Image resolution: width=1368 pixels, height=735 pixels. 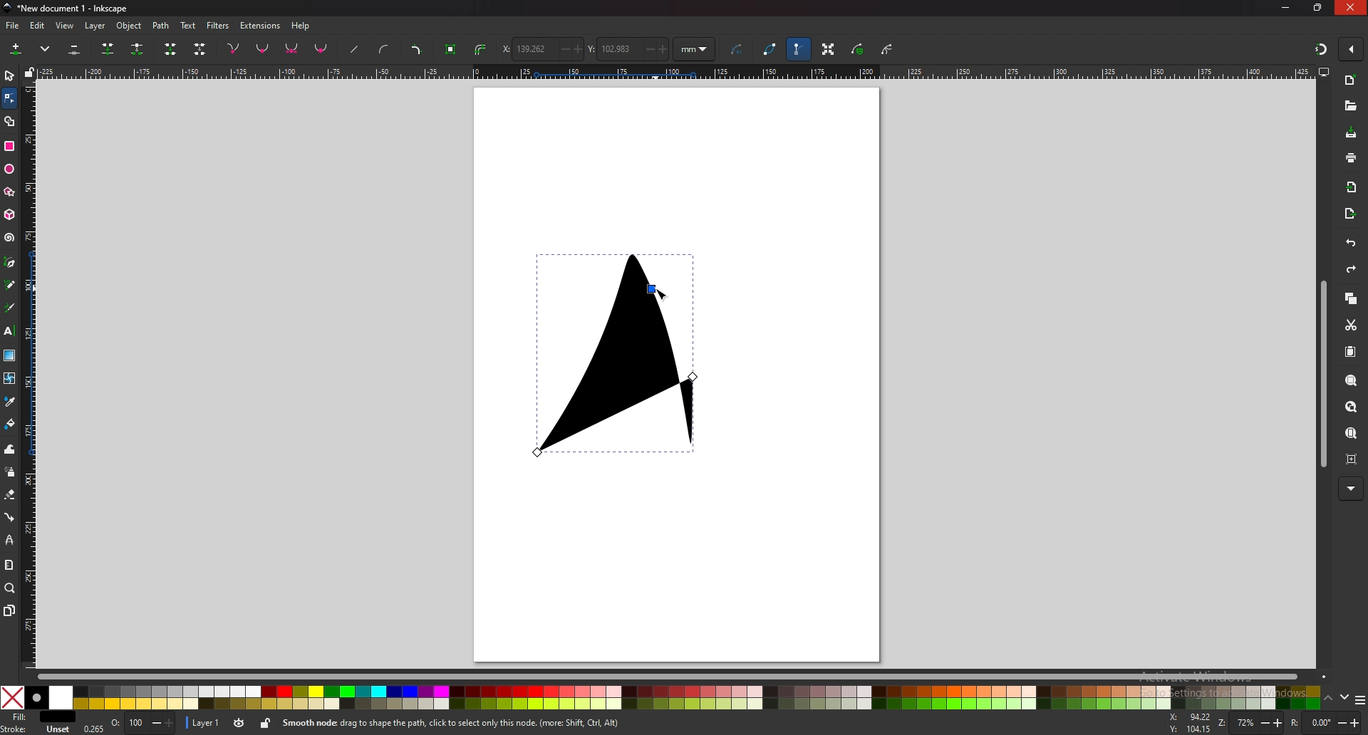 I want to click on delete selected nodes, so click(x=75, y=48).